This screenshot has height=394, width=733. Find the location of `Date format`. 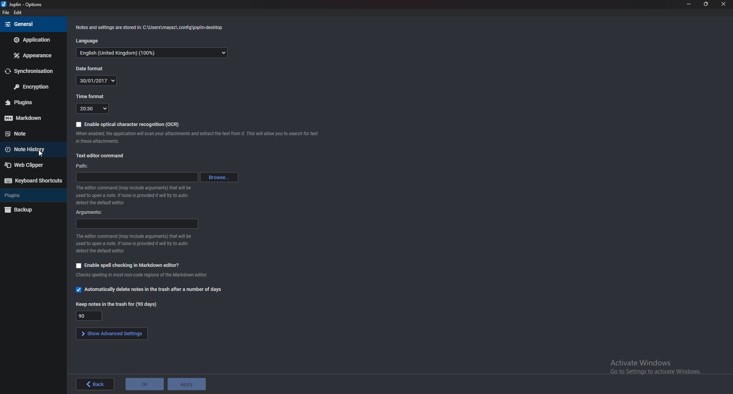

Date format is located at coordinates (90, 69).